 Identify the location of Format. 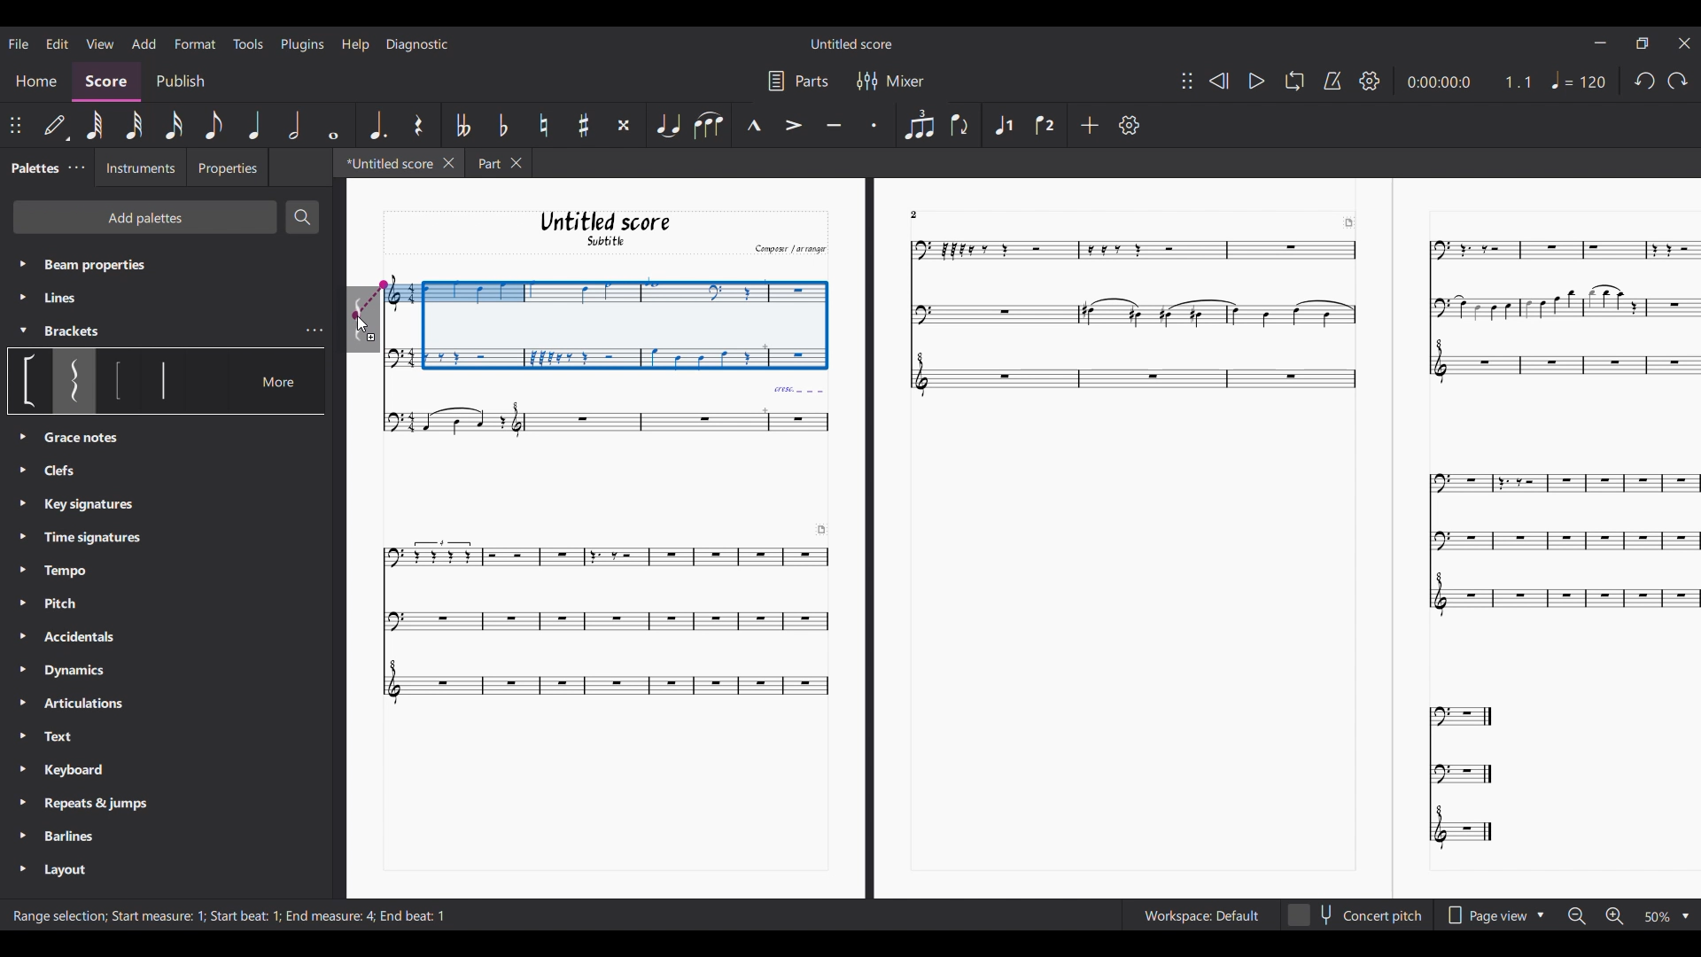
(196, 43).